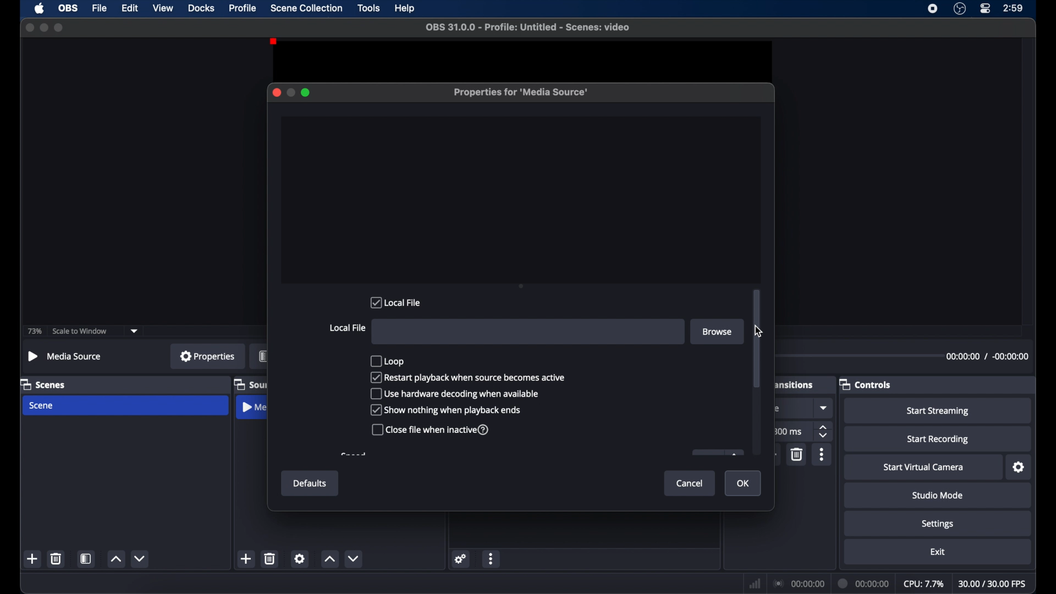 The image size is (1056, 594). I want to click on no source selected, so click(67, 356).